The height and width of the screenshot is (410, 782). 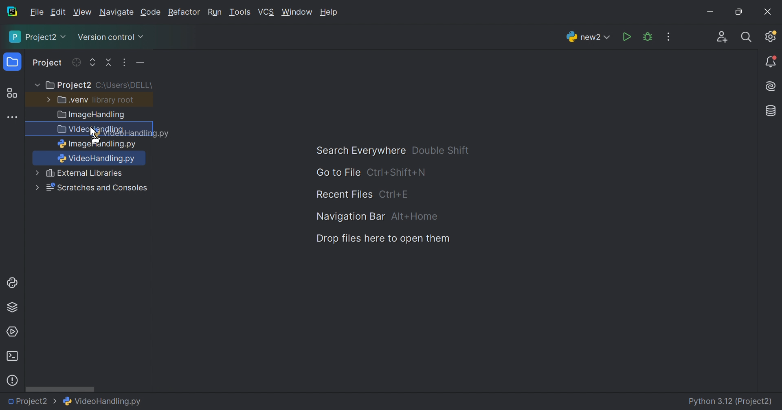 What do you see at coordinates (36, 172) in the screenshot?
I see `More` at bounding box center [36, 172].